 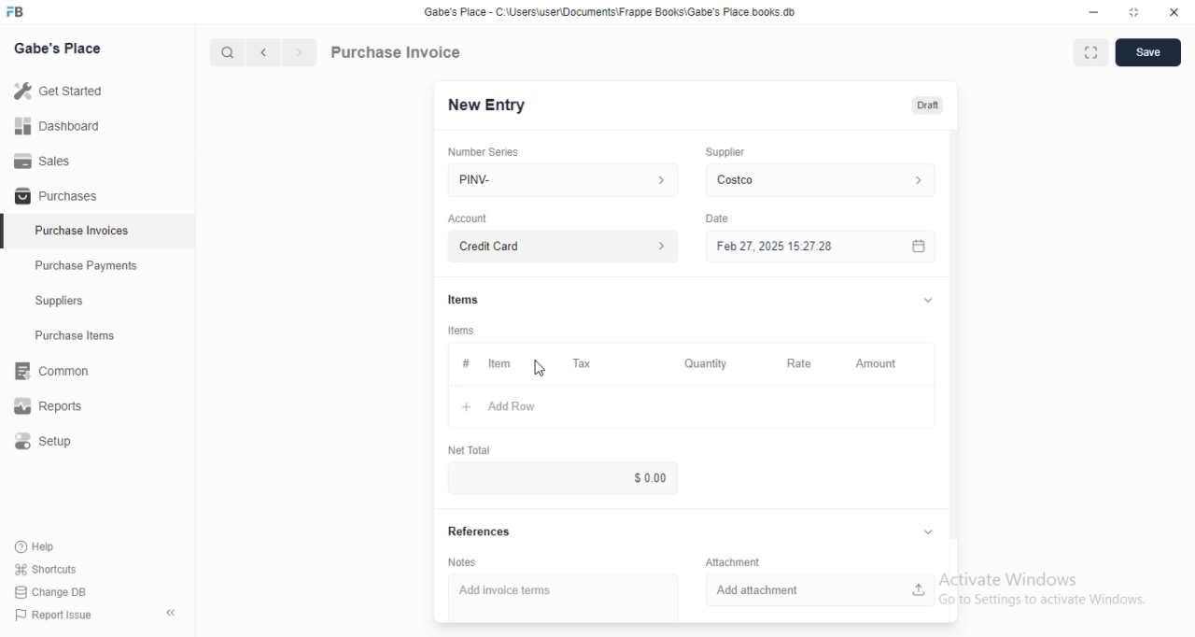 What do you see at coordinates (57, 48) in the screenshot?
I see `Gabe's Place` at bounding box center [57, 48].